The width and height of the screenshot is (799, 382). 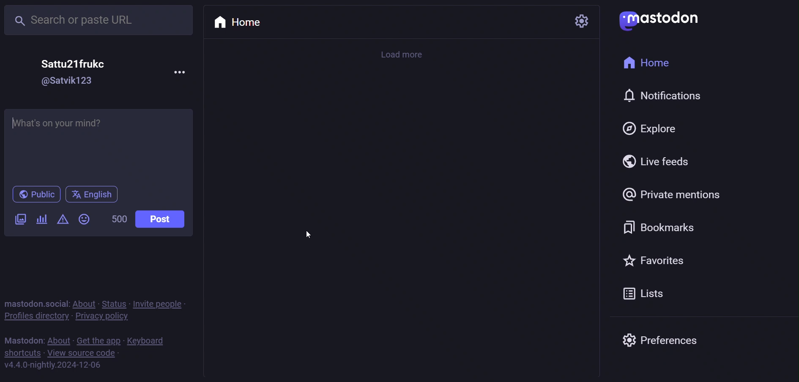 I want to click on privacy, so click(x=100, y=319).